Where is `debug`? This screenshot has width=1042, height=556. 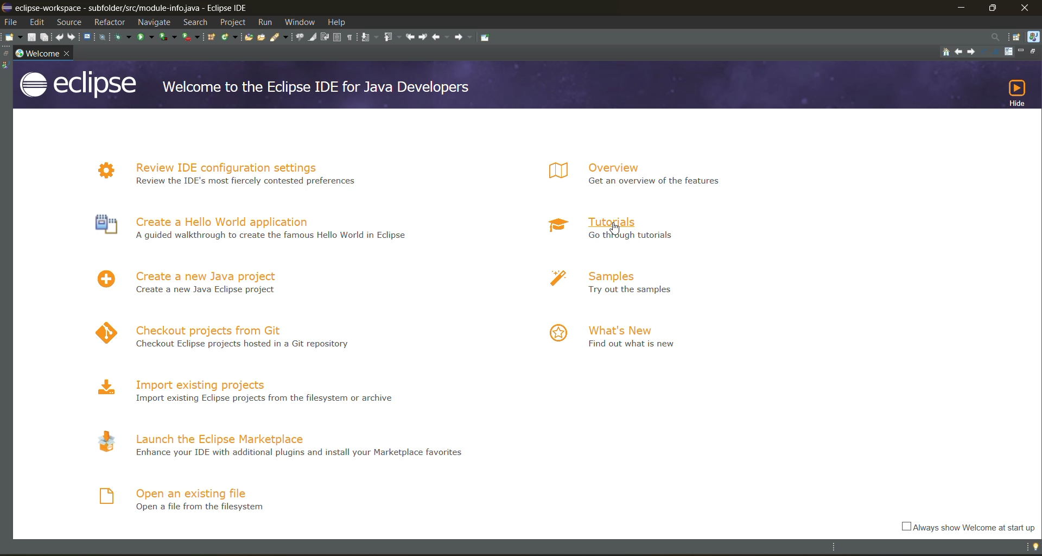
debug is located at coordinates (124, 39).